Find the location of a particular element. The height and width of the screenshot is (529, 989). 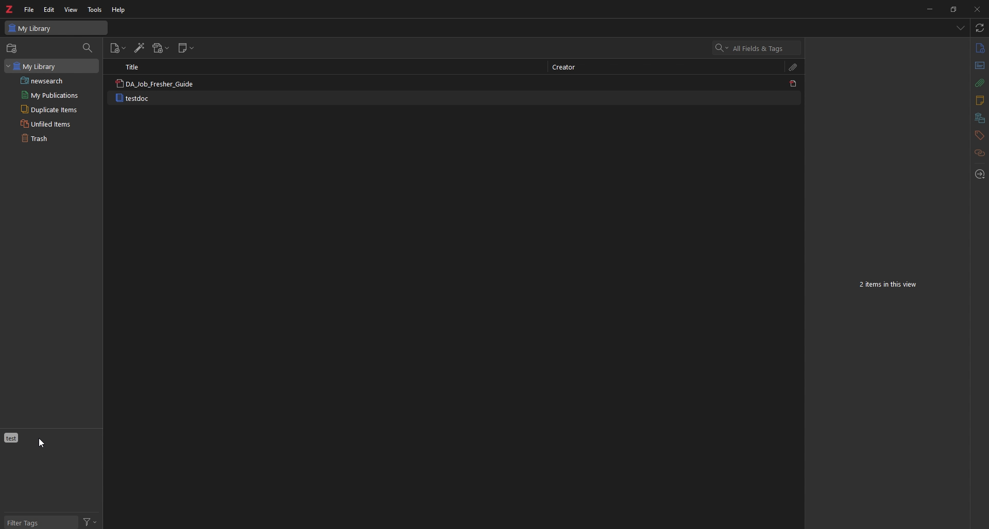

my library is located at coordinates (56, 27).